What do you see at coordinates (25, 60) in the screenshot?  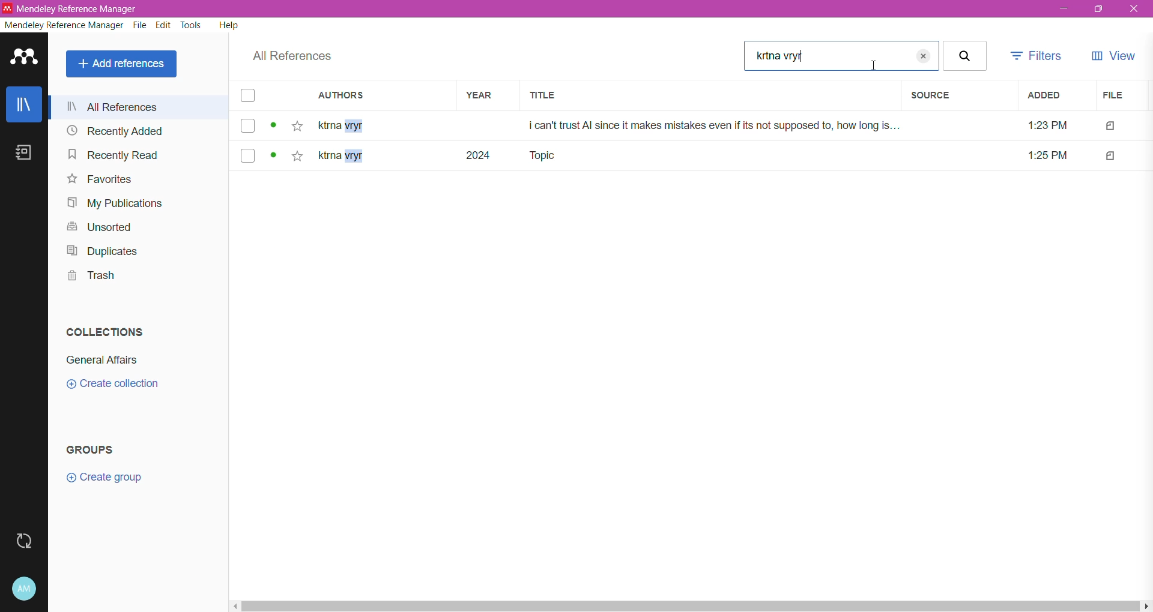 I see `Application Logo` at bounding box center [25, 60].